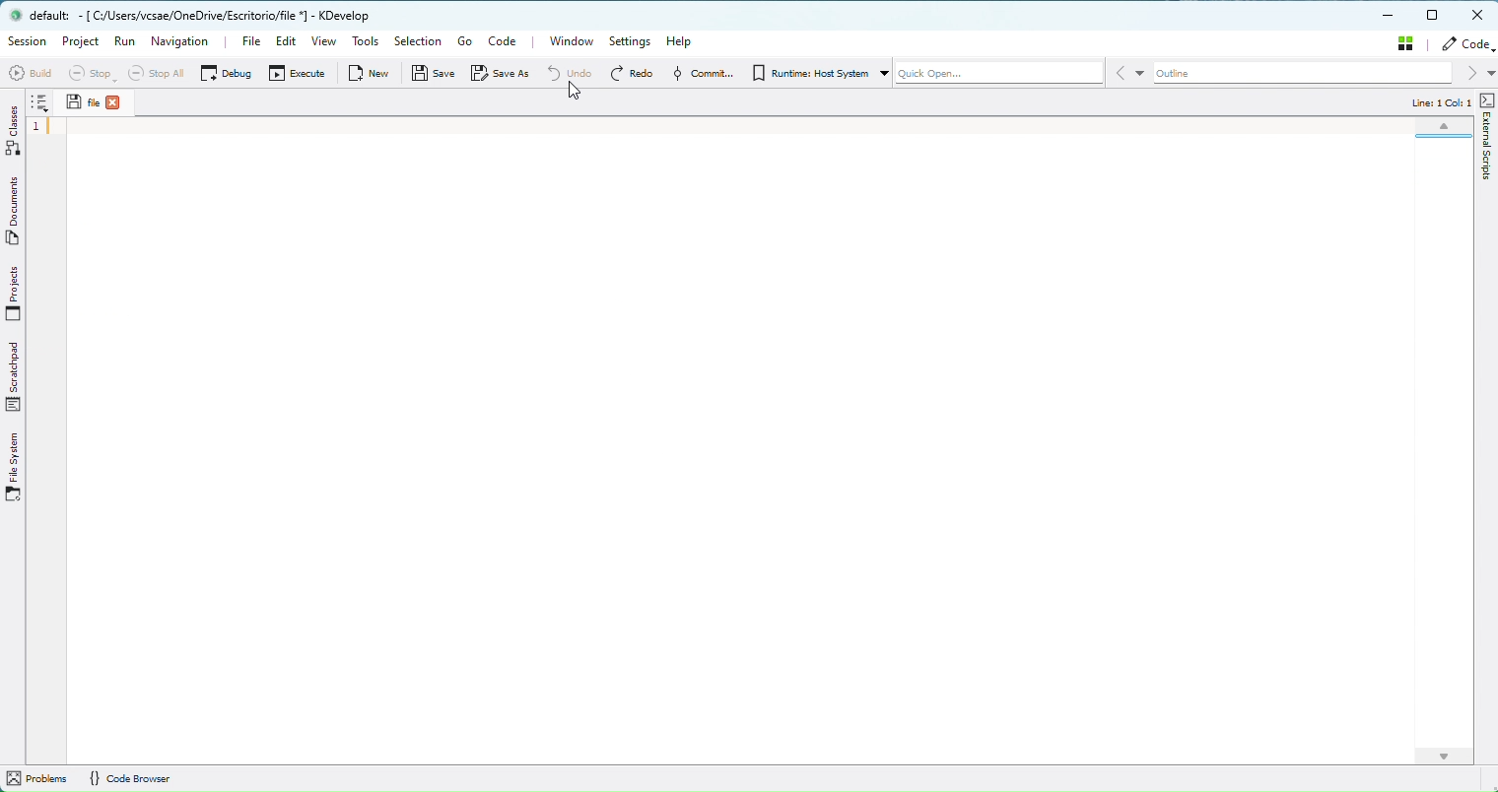 This screenshot has height=792, width=1498. What do you see at coordinates (416, 41) in the screenshot?
I see `Selection` at bounding box center [416, 41].